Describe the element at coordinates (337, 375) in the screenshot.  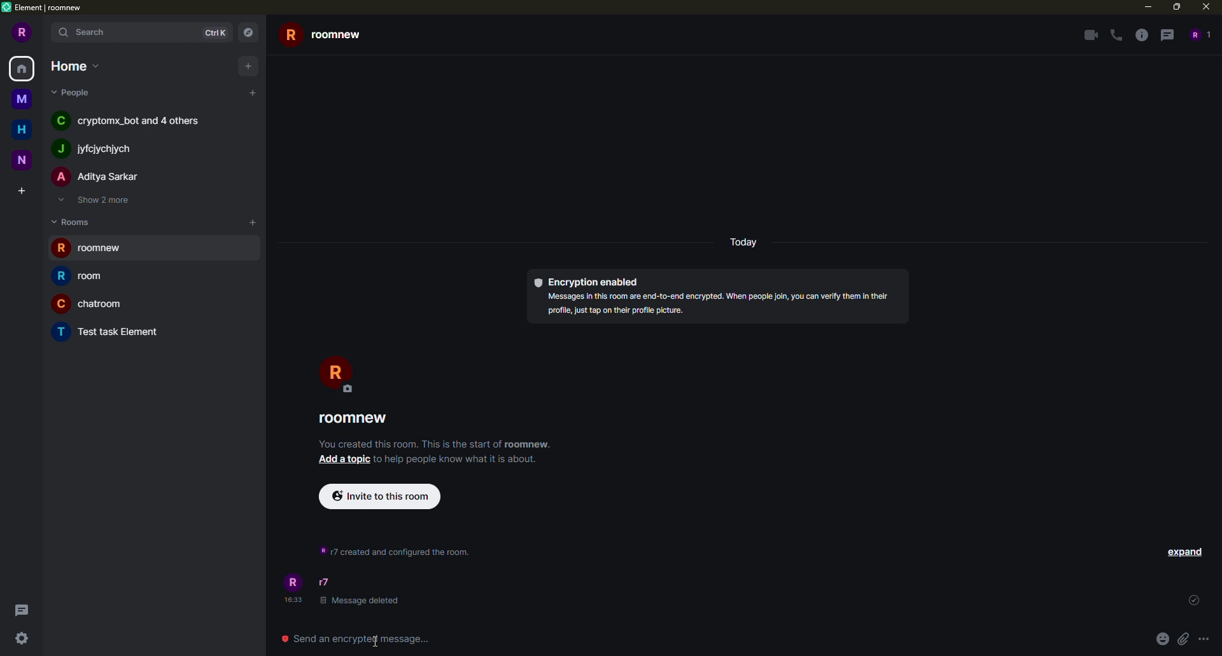
I see `profile` at that location.